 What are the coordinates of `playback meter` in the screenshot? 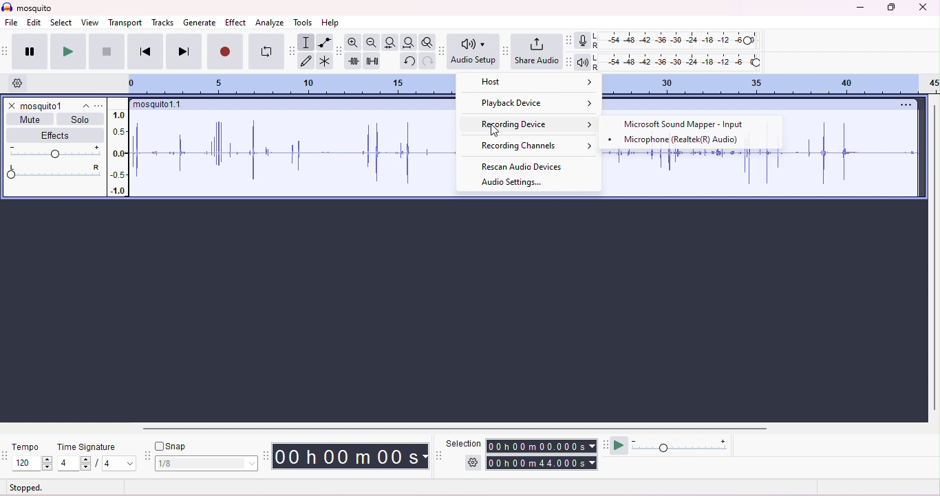 It's located at (582, 63).